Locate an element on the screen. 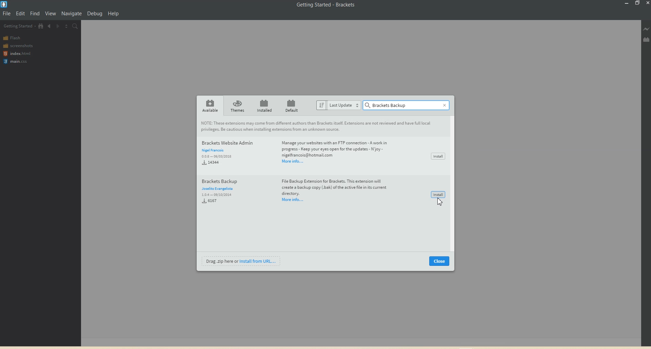 The height and width of the screenshot is (349, 651). Edit is located at coordinates (21, 13).